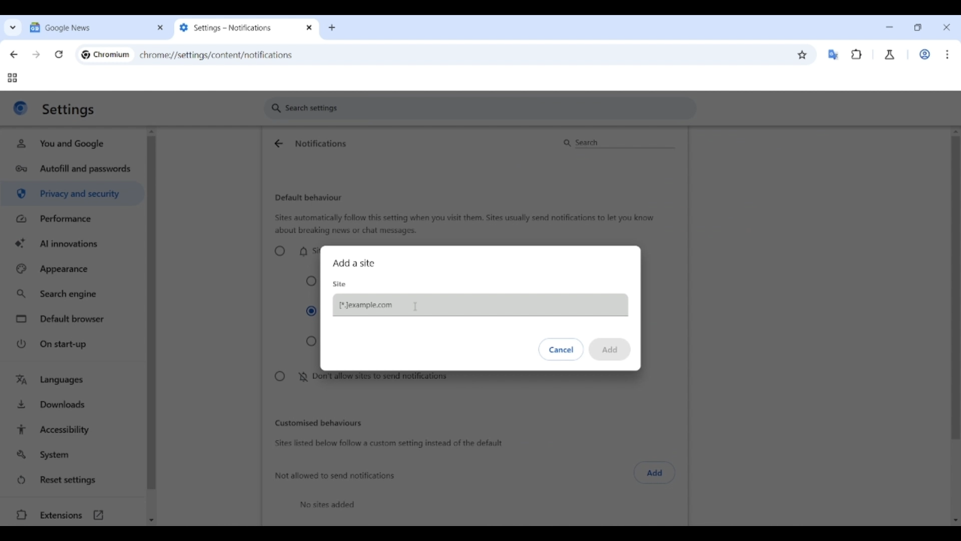 The height and width of the screenshot is (541, 961). I want to click on Search tabs, so click(13, 27).